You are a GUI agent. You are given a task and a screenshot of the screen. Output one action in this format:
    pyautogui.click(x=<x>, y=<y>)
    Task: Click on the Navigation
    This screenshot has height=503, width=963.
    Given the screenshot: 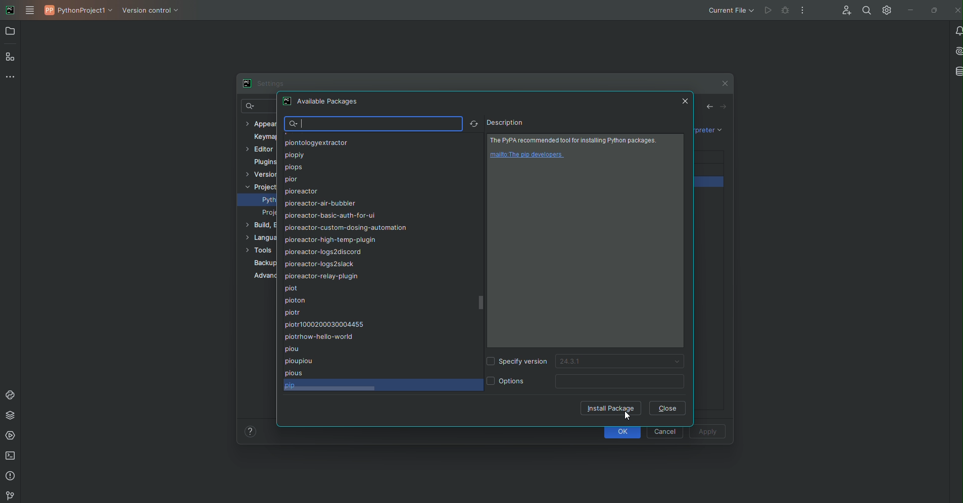 What is the action you would take?
    pyautogui.click(x=716, y=108)
    